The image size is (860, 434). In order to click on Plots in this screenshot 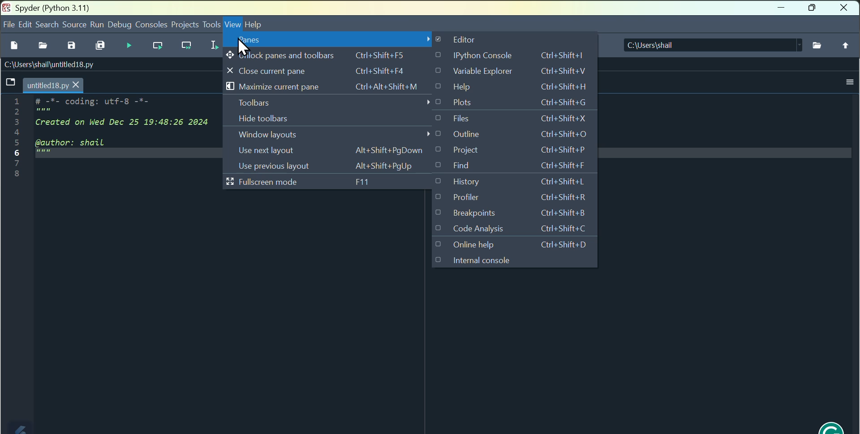, I will do `click(518, 104)`.